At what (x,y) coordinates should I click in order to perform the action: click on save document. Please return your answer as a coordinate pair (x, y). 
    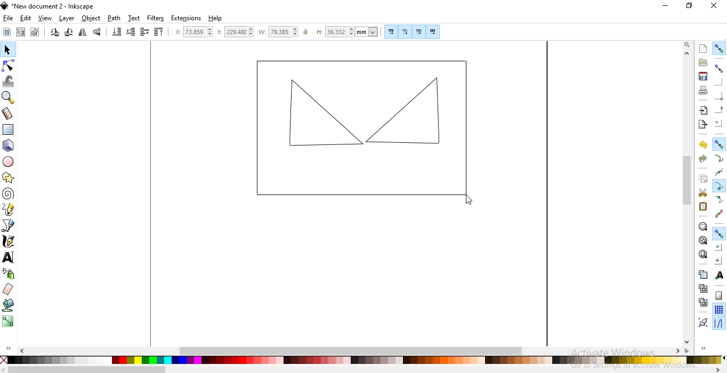
    Looking at the image, I should click on (704, 76).